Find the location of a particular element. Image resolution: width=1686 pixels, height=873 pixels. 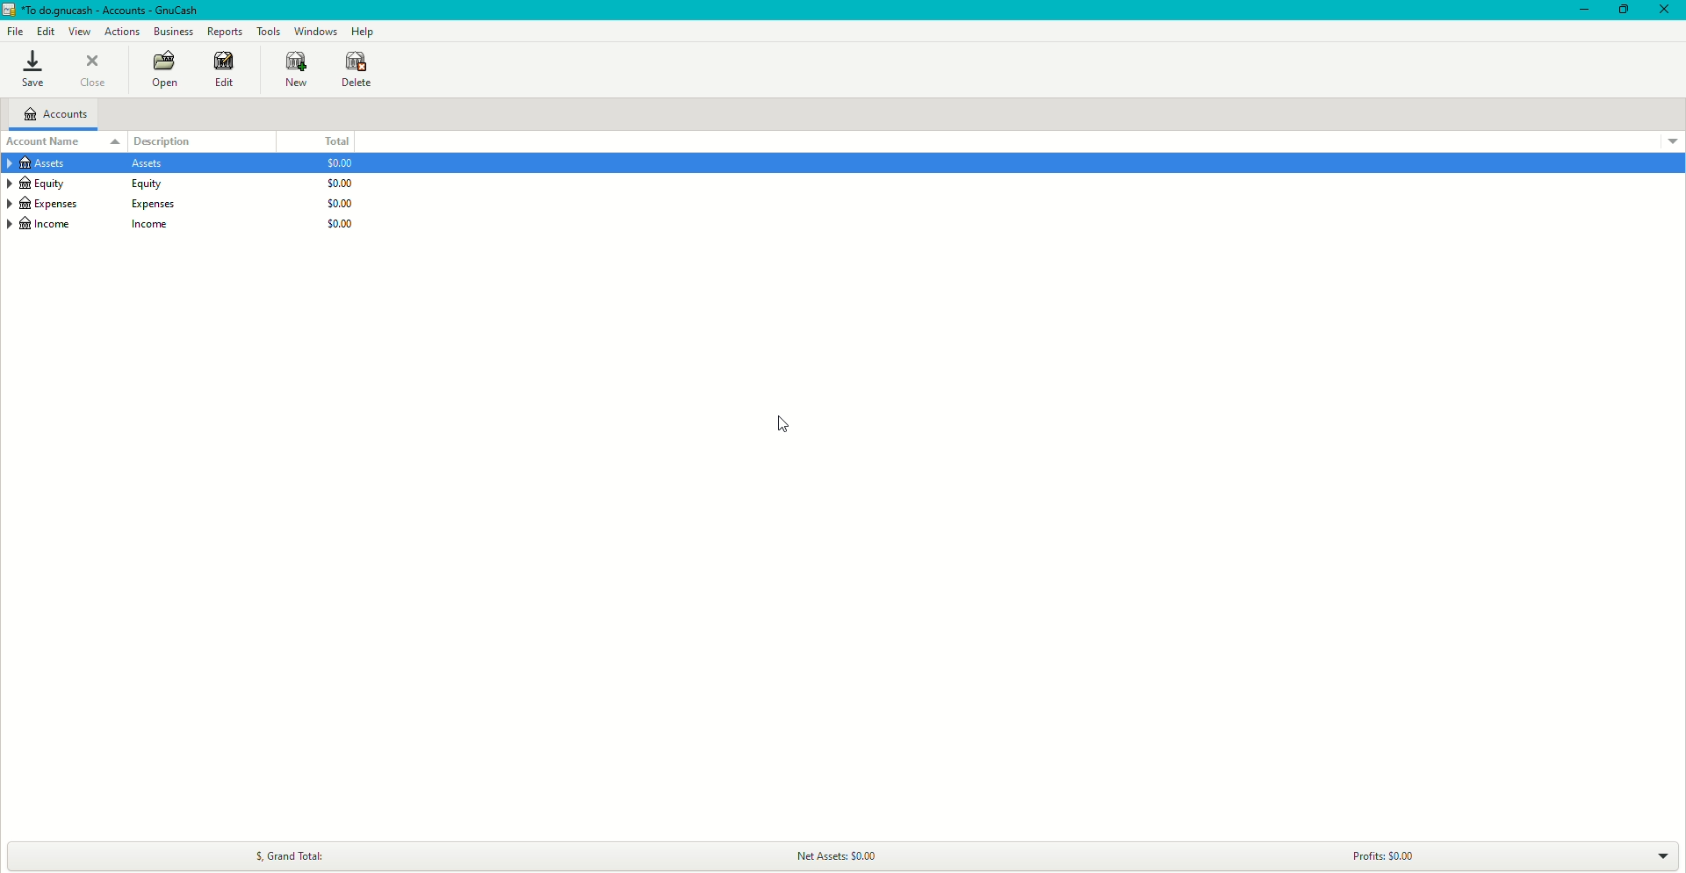

Windows is located at coordinates (314, 30).